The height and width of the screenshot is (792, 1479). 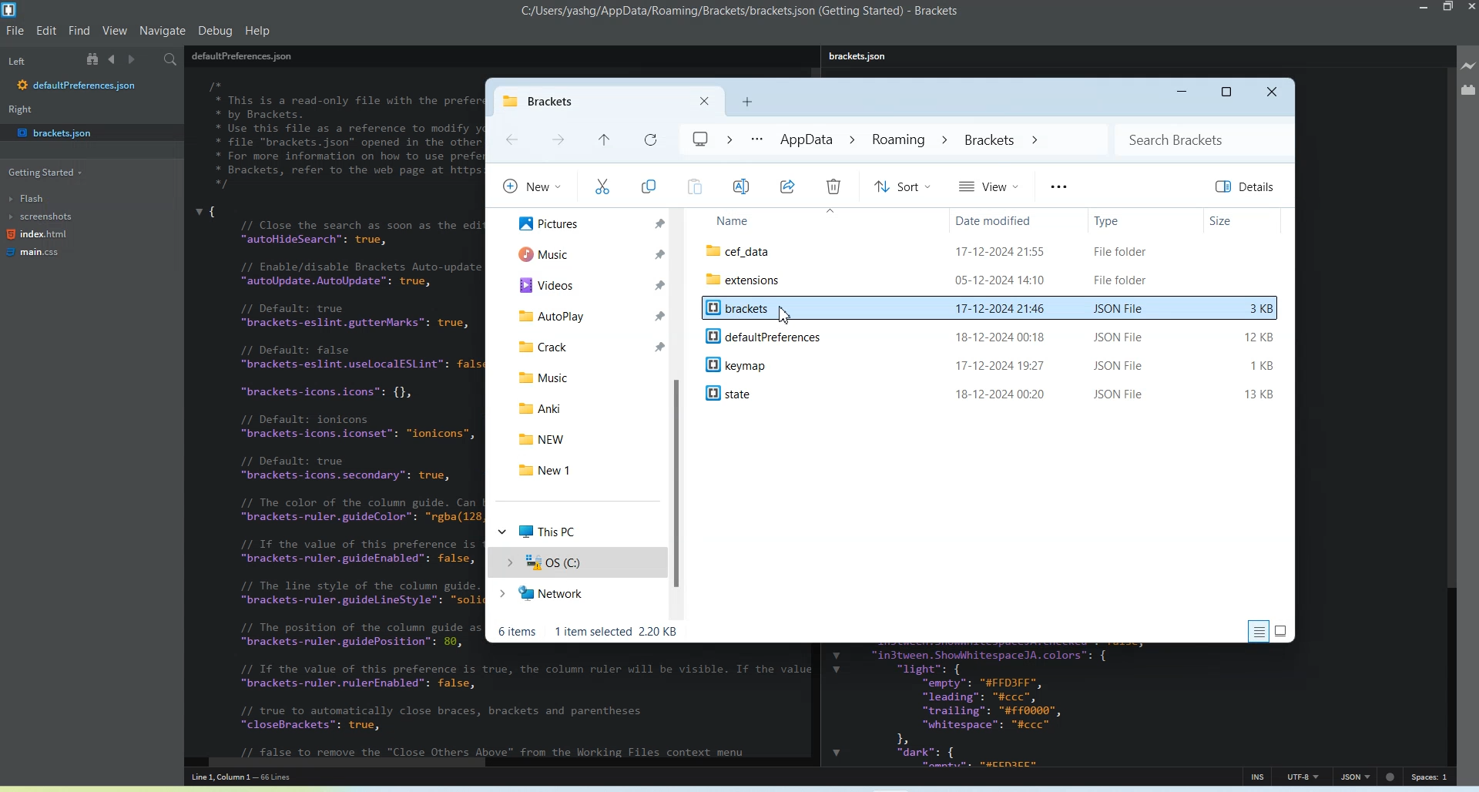 I want to click on Close, so click(x=705, y=101).